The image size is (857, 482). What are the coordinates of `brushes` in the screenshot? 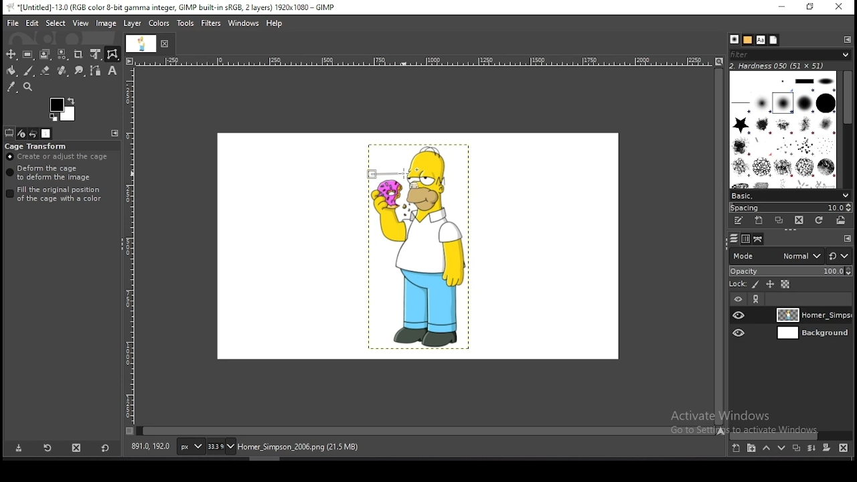 It's located at (734, 40).